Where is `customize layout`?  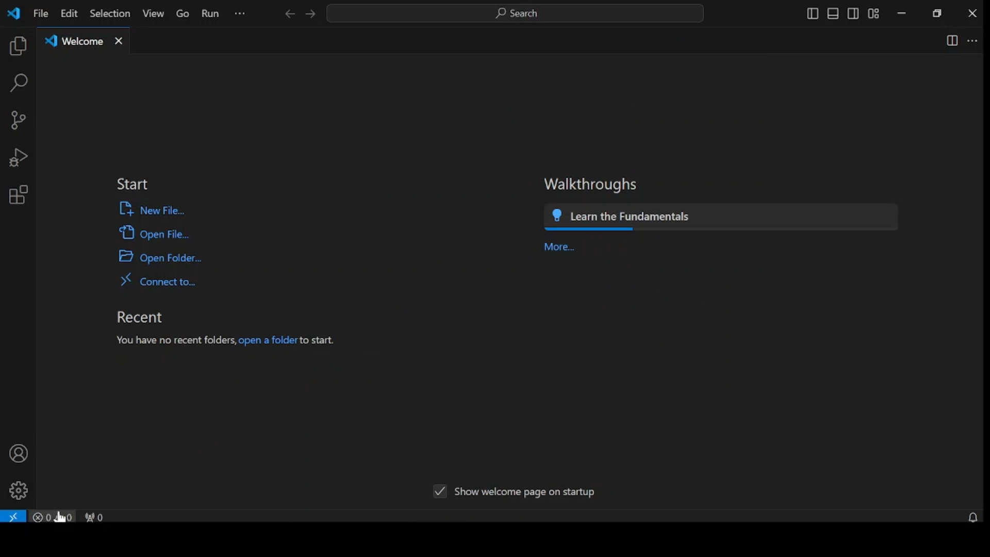 customize layout is located at coordinates (873, 13).